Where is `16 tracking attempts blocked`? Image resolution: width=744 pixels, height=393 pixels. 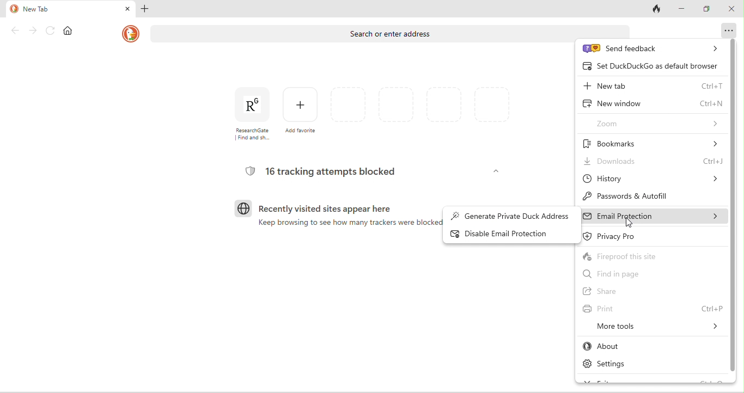
16 tracking attempts blocked is located at coordinates (324, 171).